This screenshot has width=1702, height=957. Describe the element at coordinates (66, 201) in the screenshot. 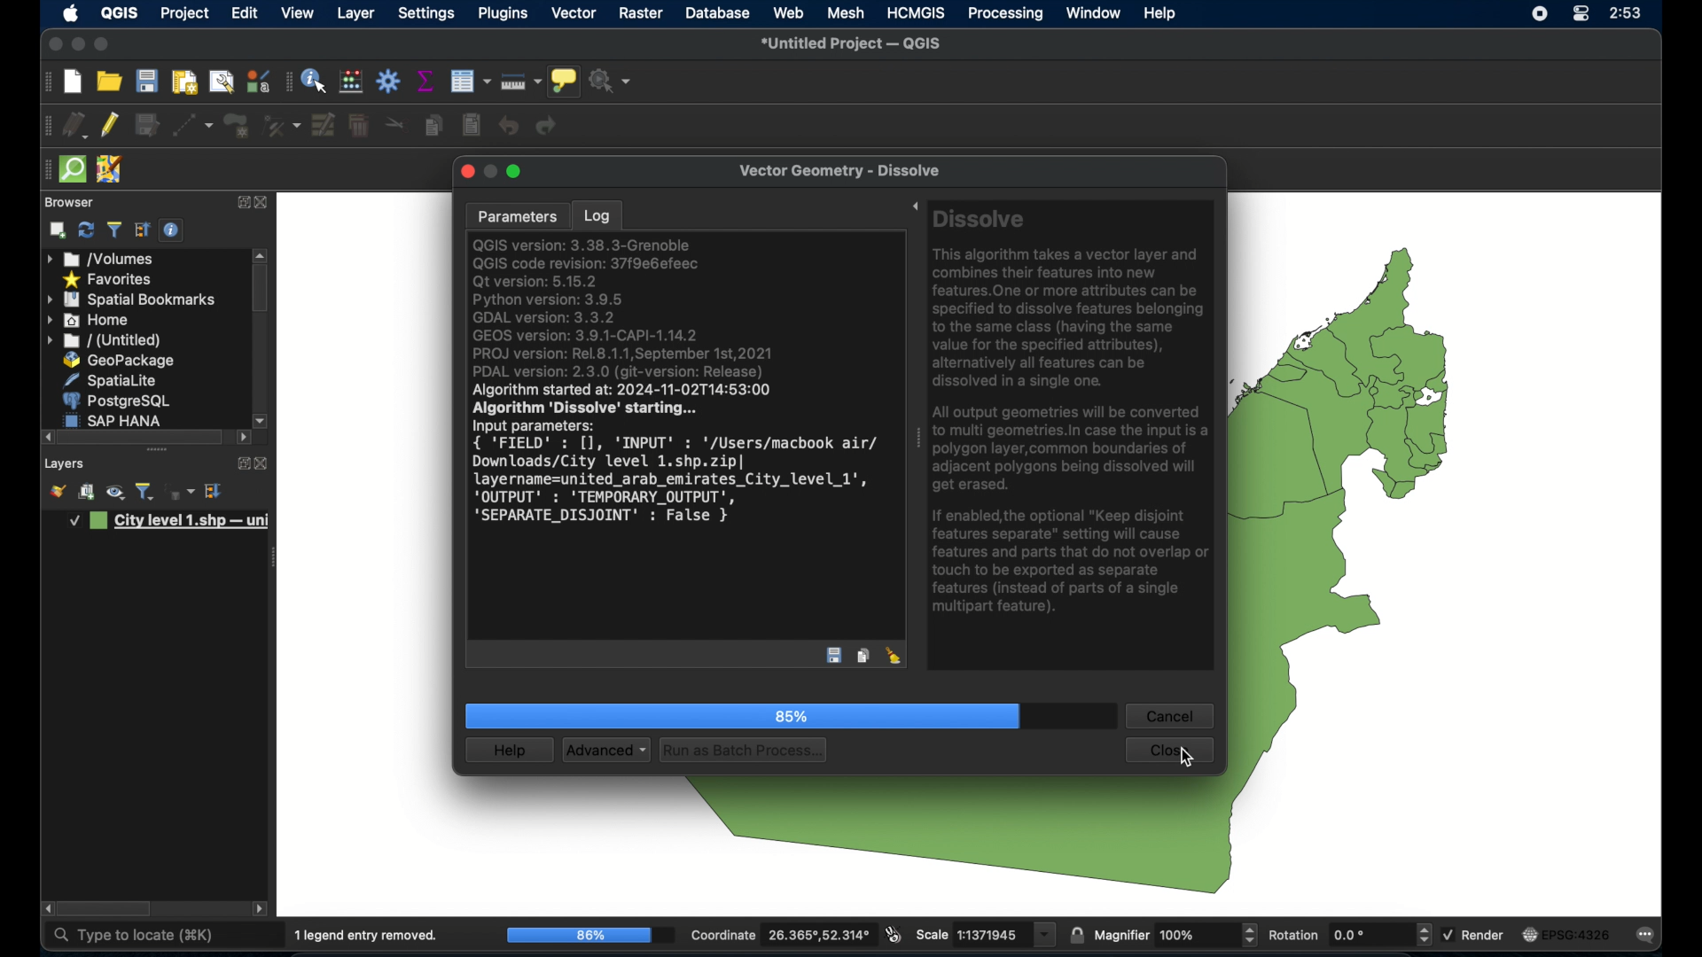

I see `browser` at that location.